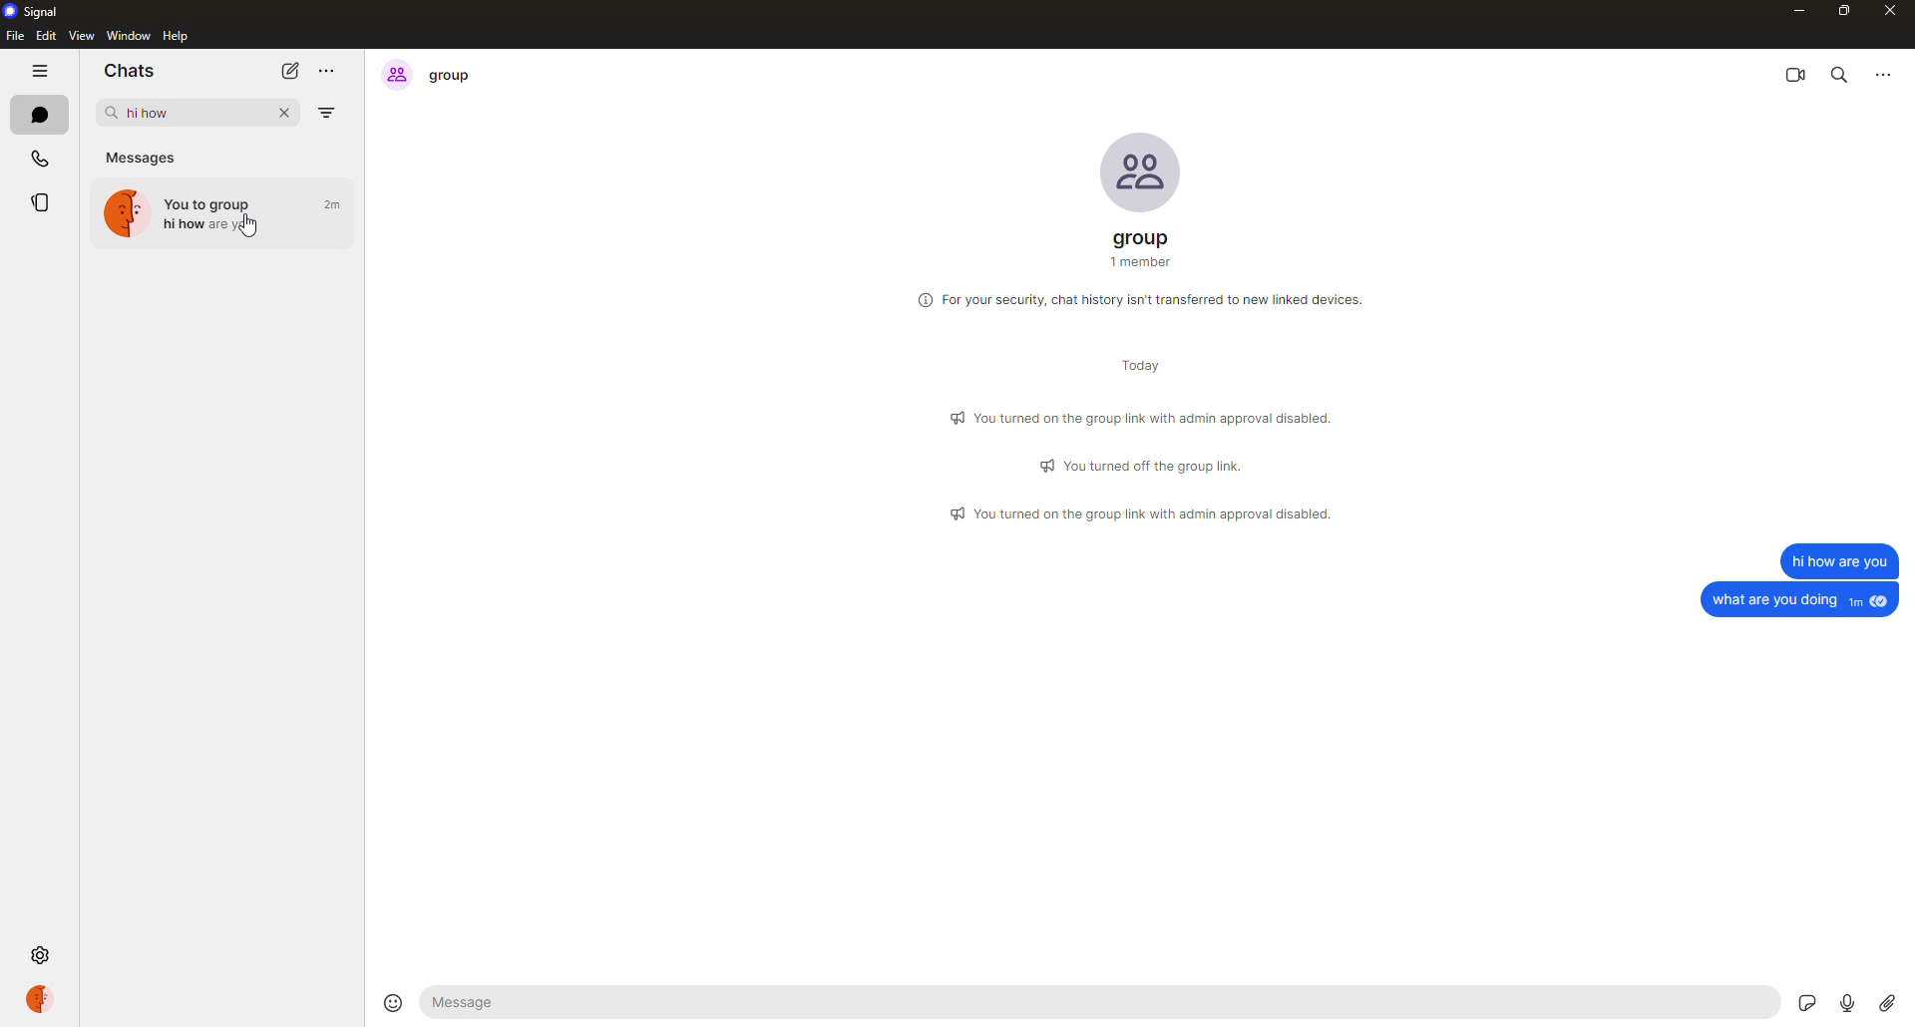  Describe the element at coordinates (288, 116) in the screenshot. I see `close` at that location.